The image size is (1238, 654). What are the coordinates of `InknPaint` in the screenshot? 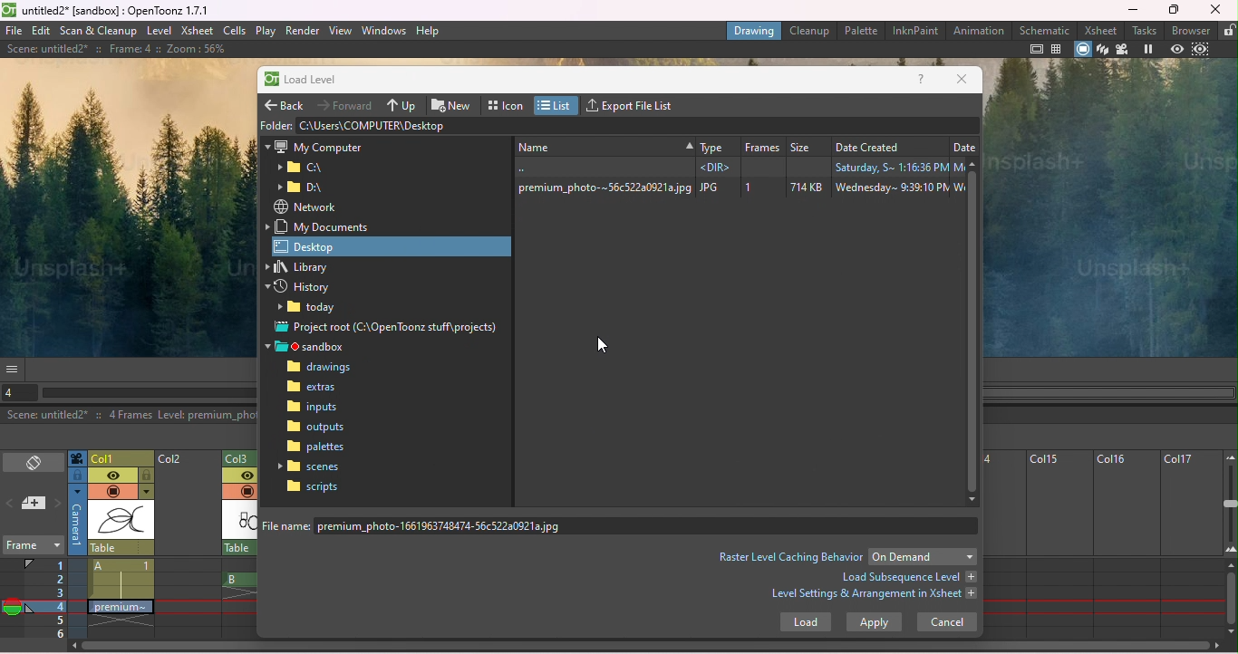 It's located at (914, 31).